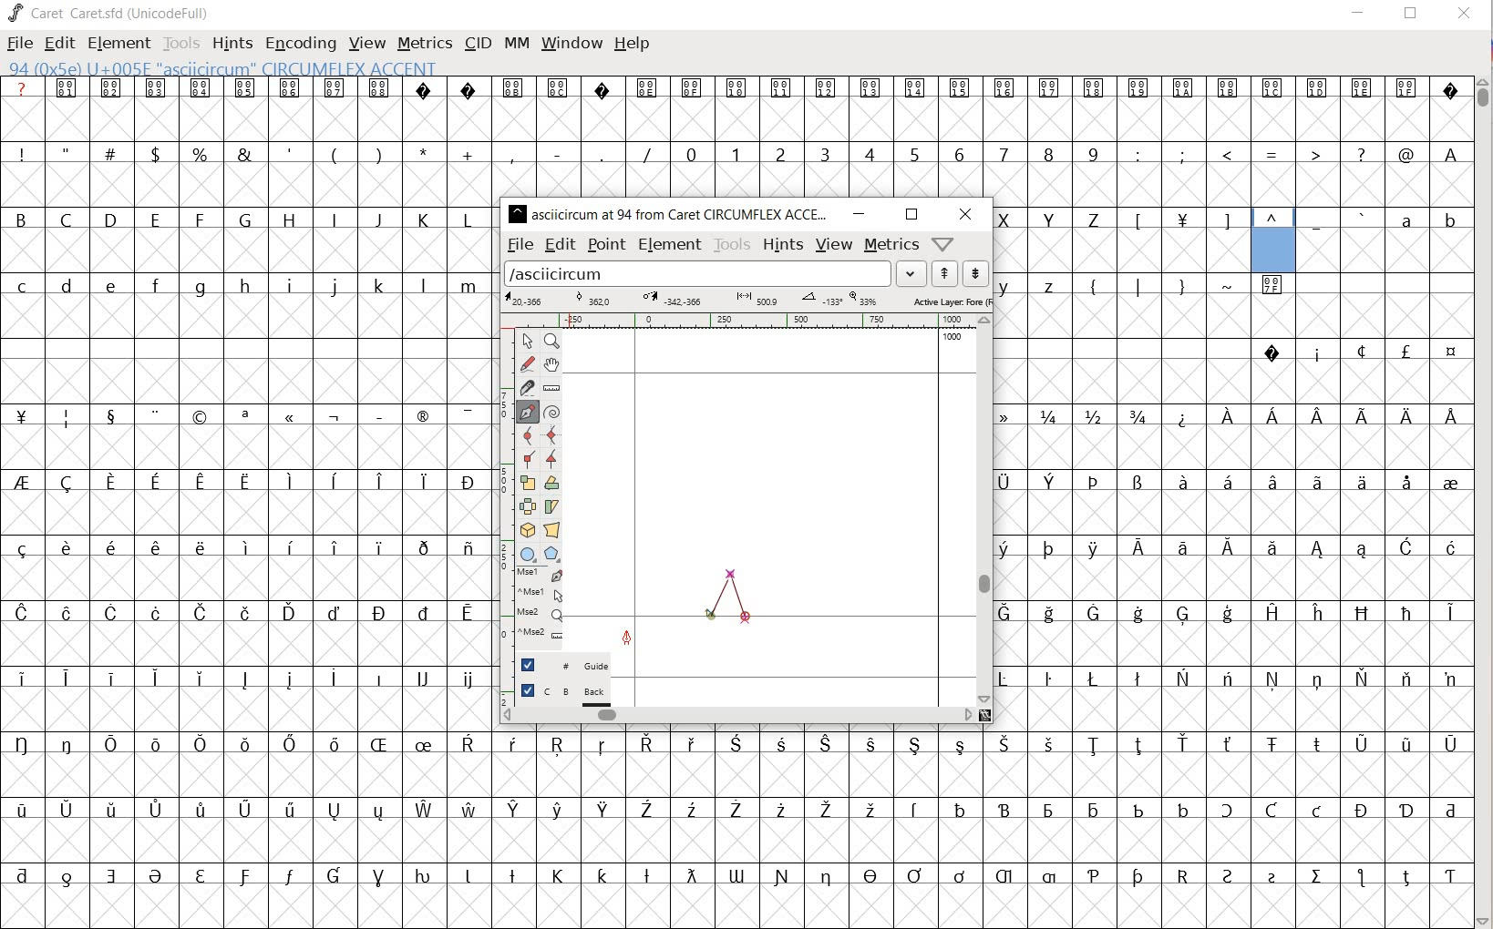 Image resolution: width=1493 pixels, height=929 pixels. What do you see at coordinates (744, 321) in the screenshot?
I see `ruler` at bounding box center [744, 321].